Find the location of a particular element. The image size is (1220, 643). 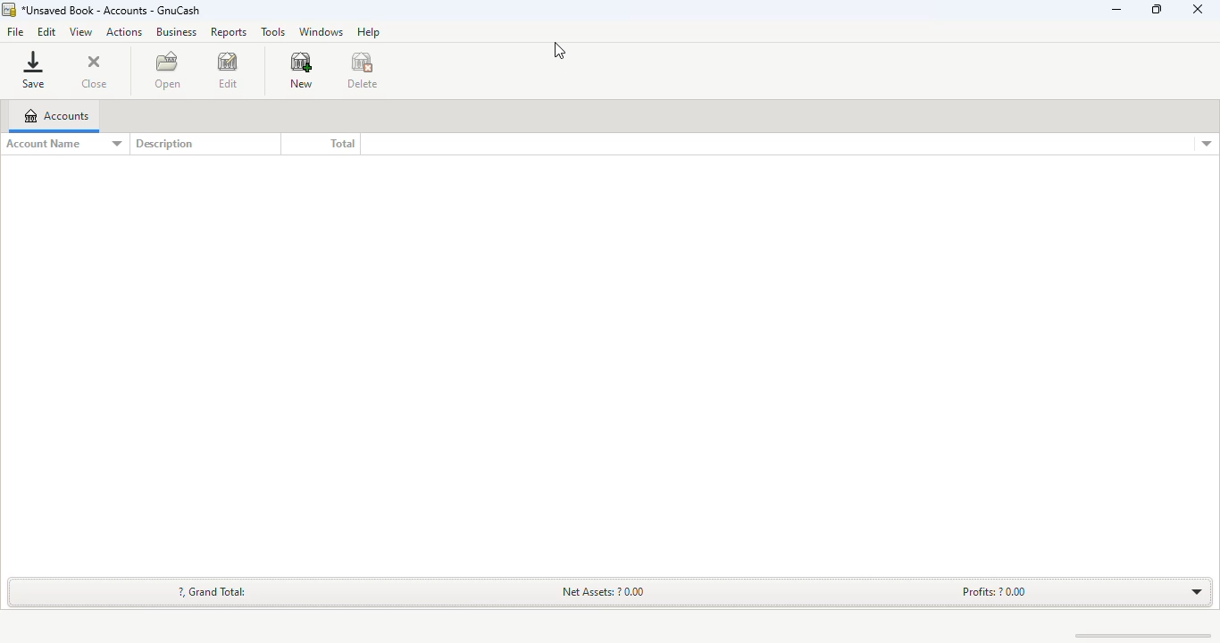

maximize is located at coordinates (1157, 9).